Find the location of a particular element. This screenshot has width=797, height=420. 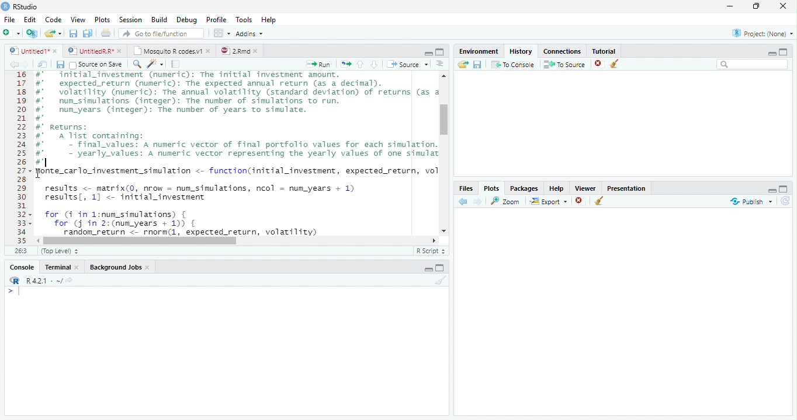

Go to file/function is located at coordinates (160, 33).